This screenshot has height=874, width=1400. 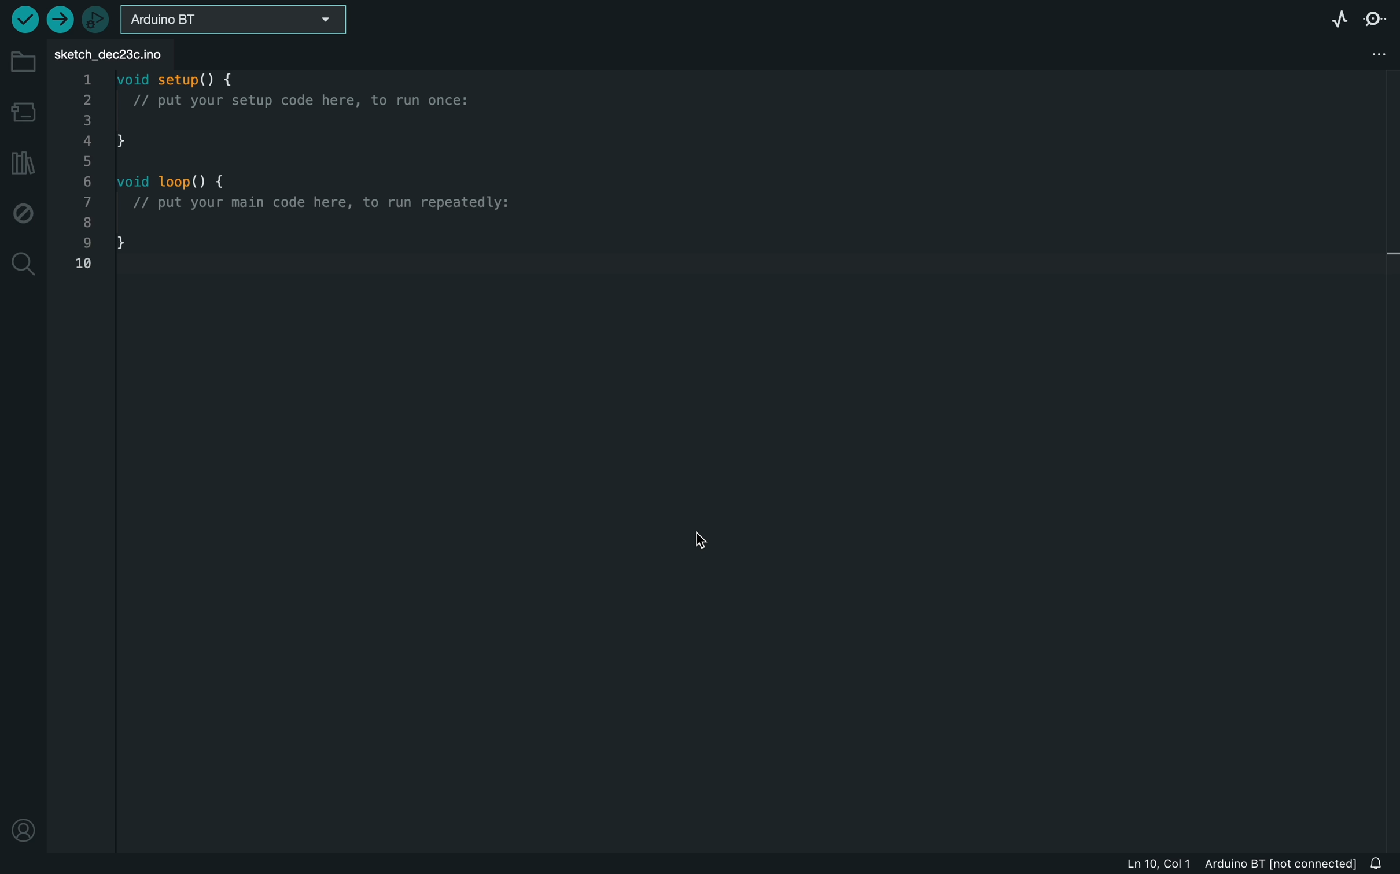 I want to click on board manager, so click(x=22, y=110).